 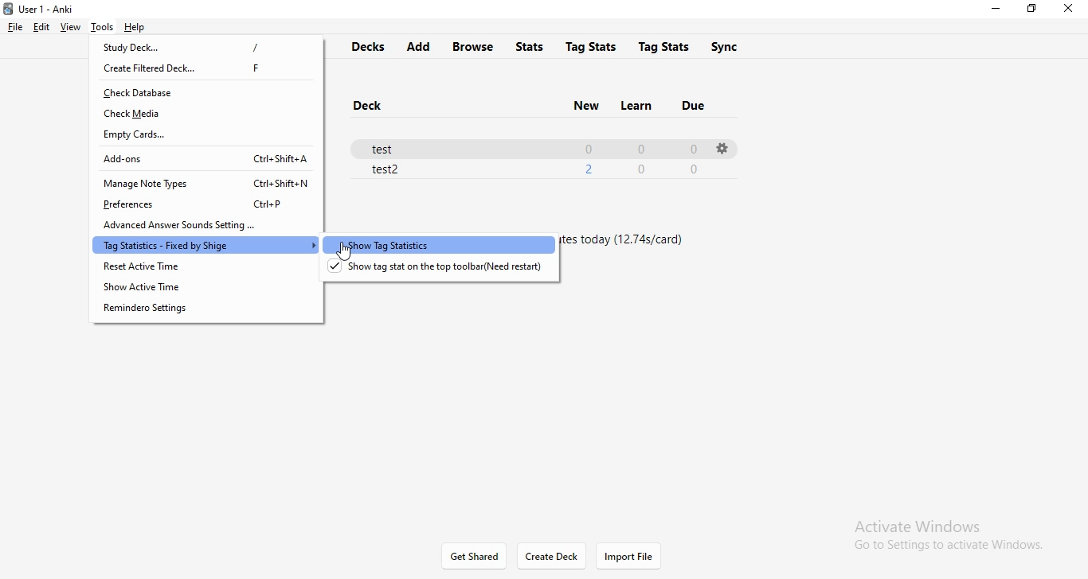 I want to click on check media, so click(x=202, y=113).